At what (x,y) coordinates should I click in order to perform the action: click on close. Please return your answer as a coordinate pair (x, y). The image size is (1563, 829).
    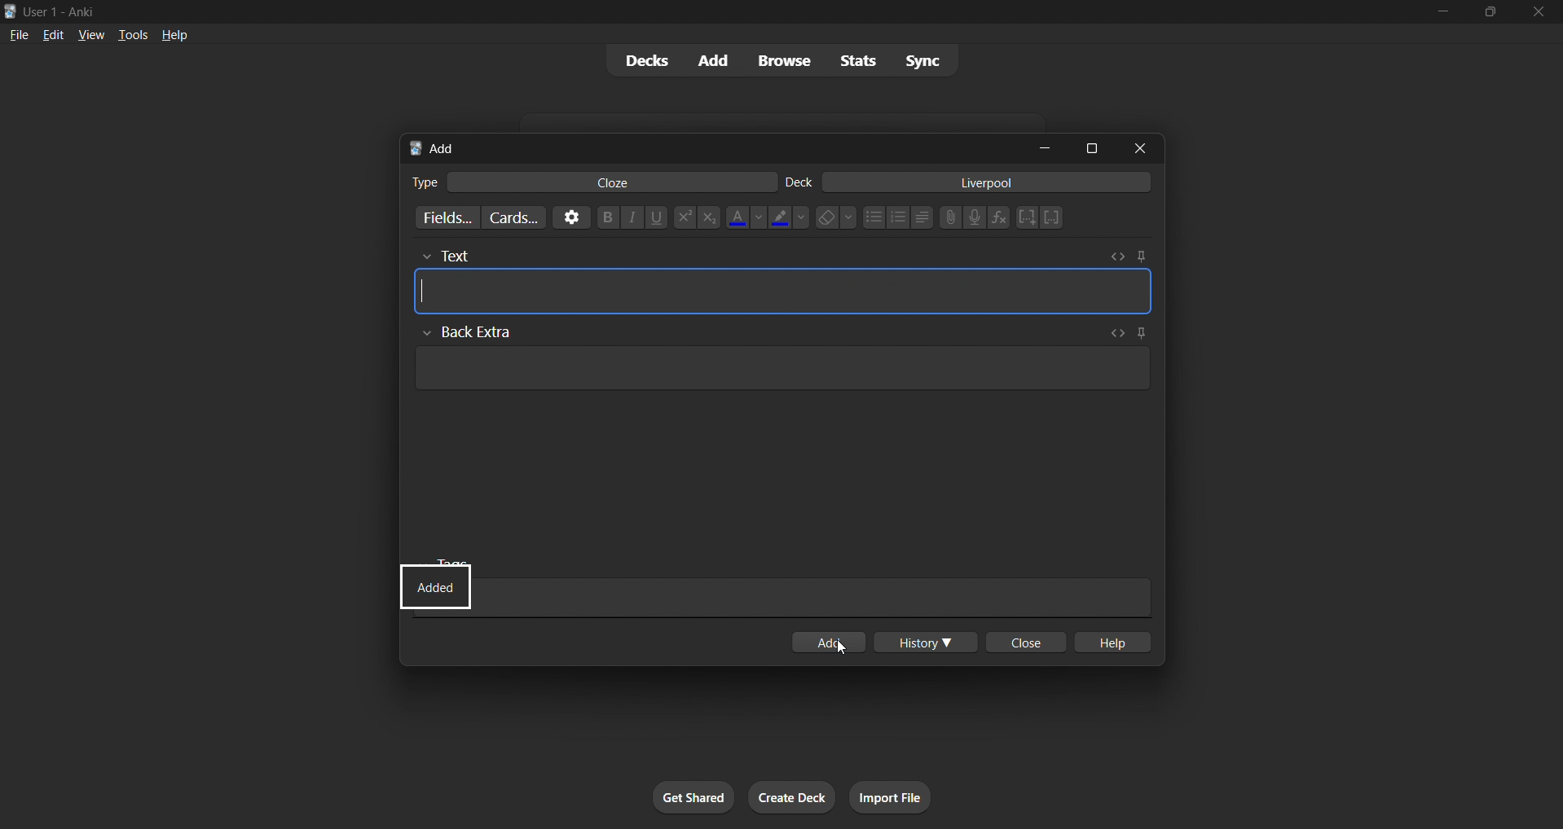
    Looking at the image, I should click on (1028, 642).